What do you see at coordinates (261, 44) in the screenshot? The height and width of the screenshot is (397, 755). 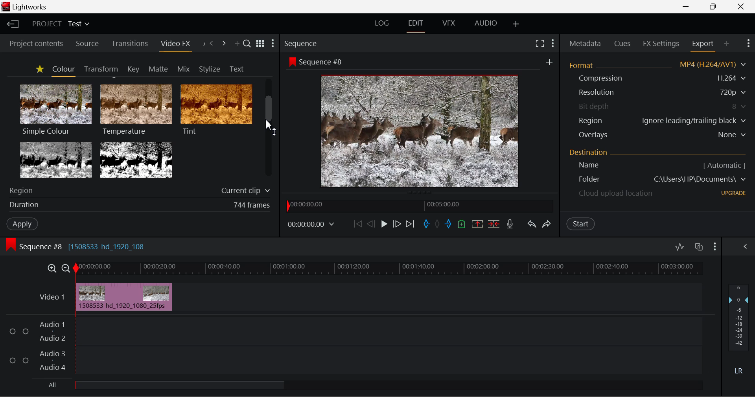 I see `Toggle between title and list view` at bounding box center [261, 44].